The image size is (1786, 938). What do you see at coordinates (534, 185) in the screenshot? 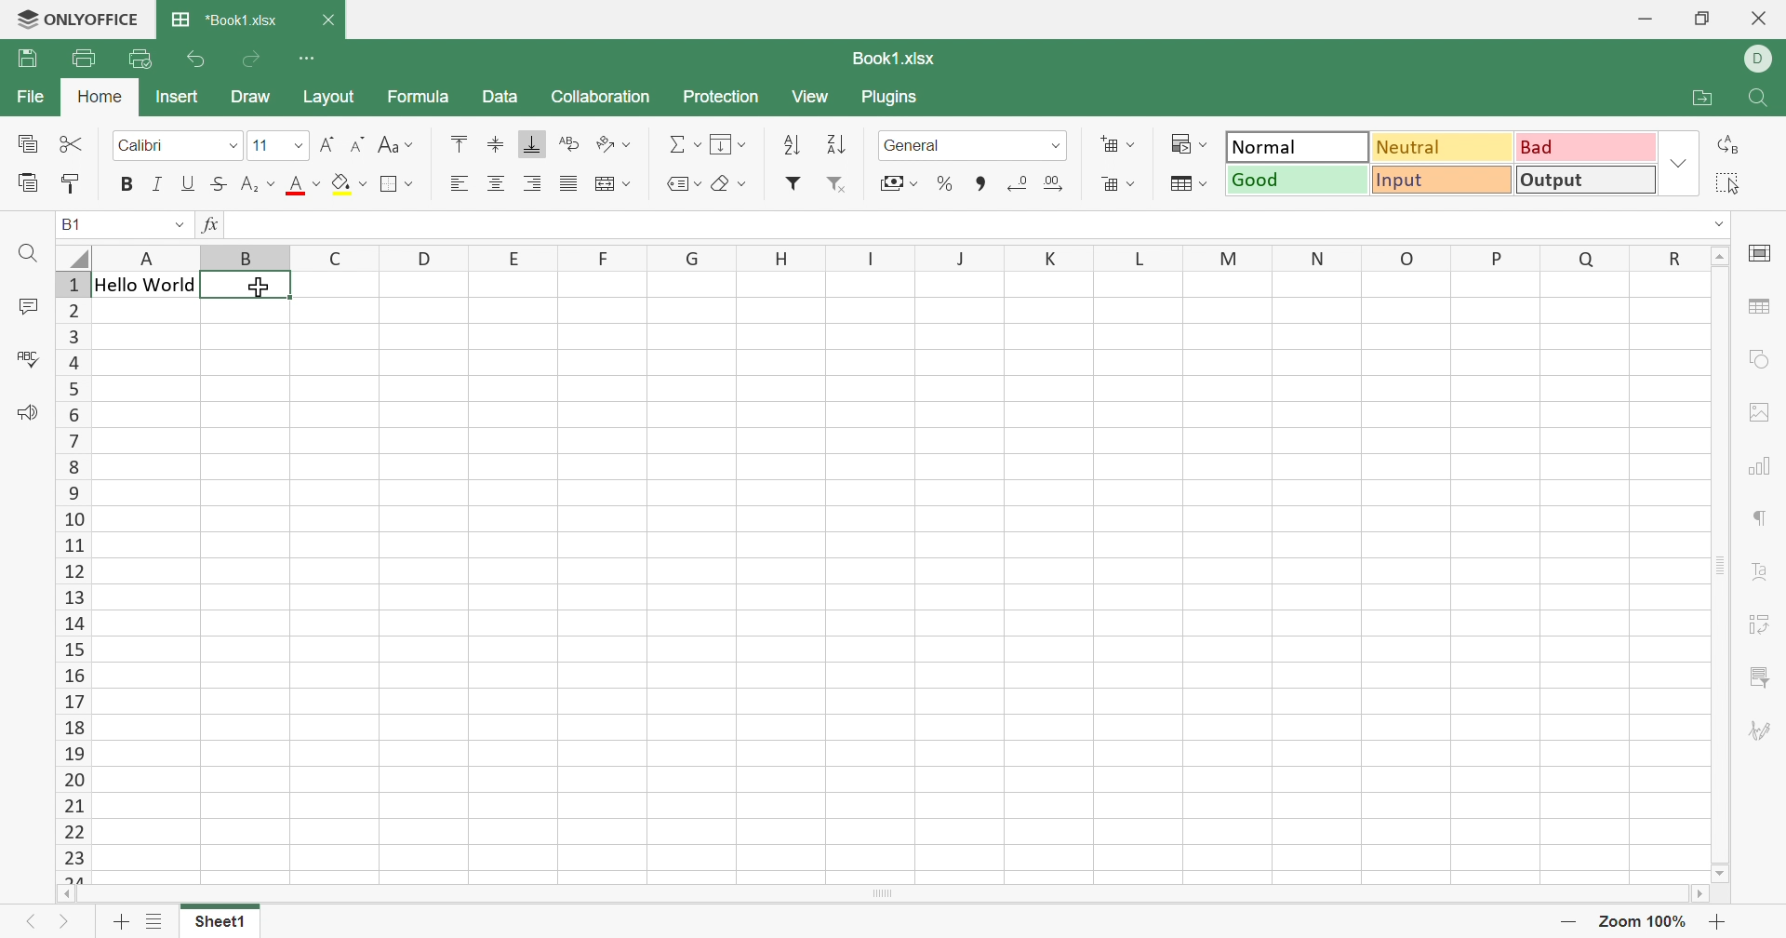
I see `Align right` at bounding box center [534, 185].